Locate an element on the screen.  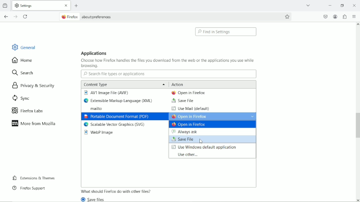
find in settings is located at coordinates (226, 32).